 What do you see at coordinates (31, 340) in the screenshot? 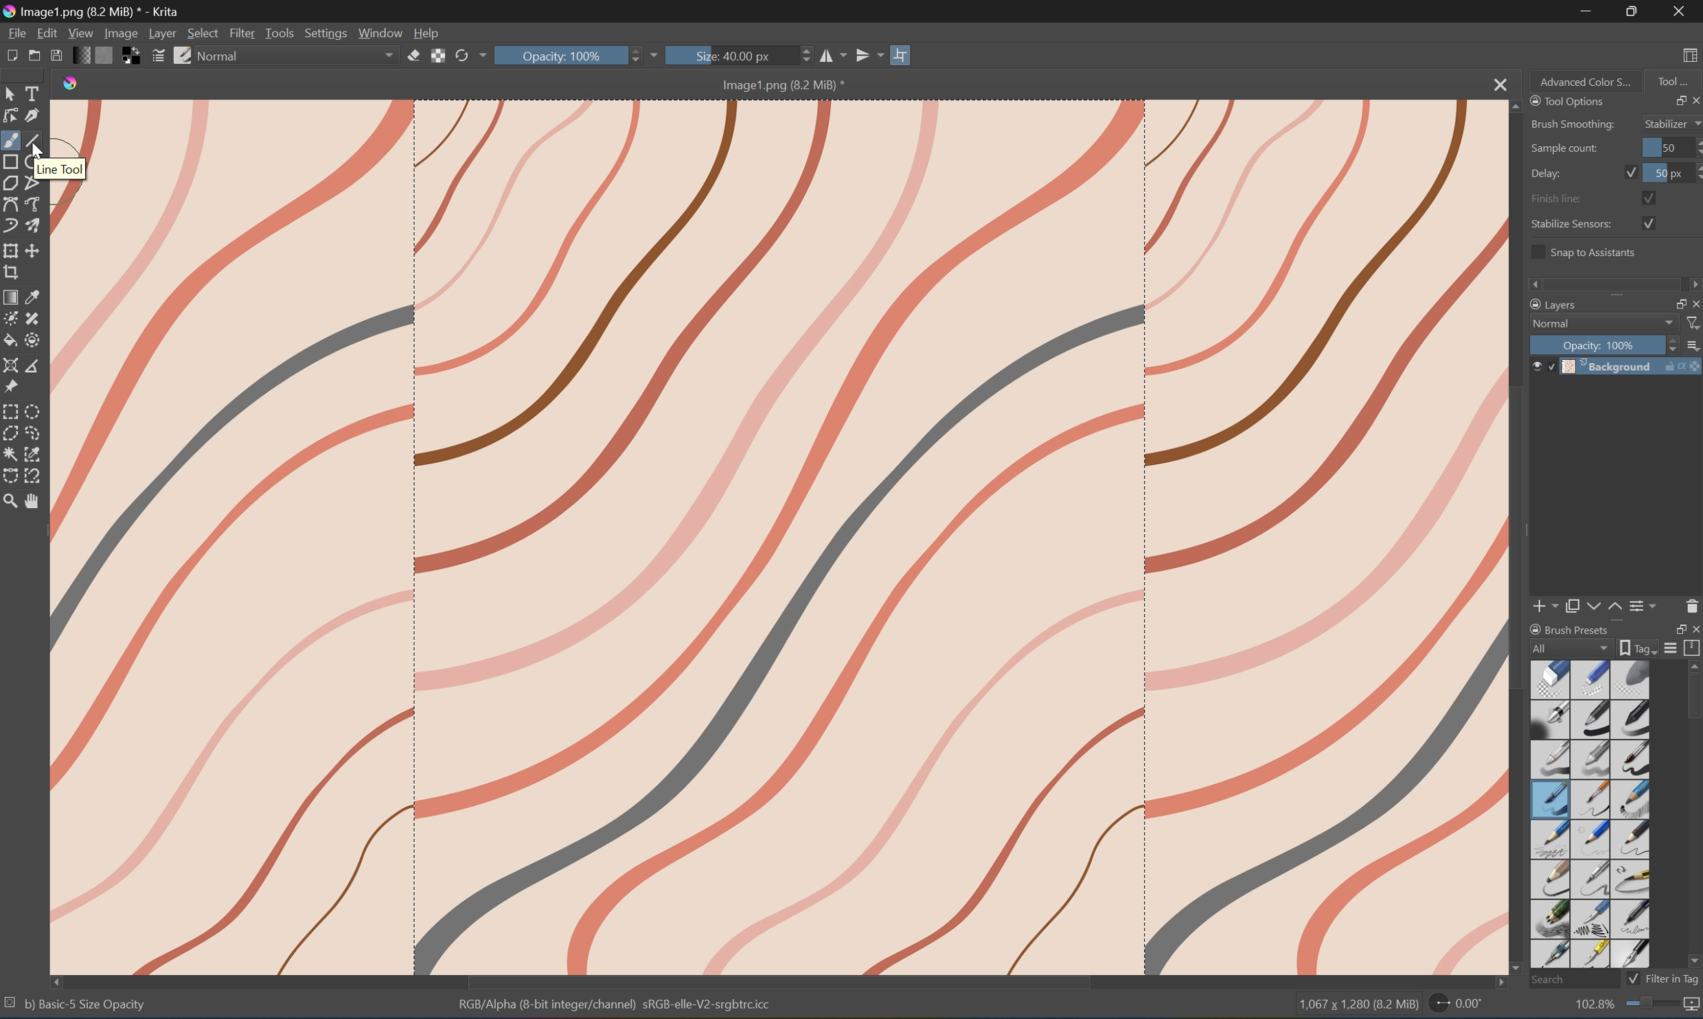
I see `Enclose and fill tool` at bounding box center [31, 340].